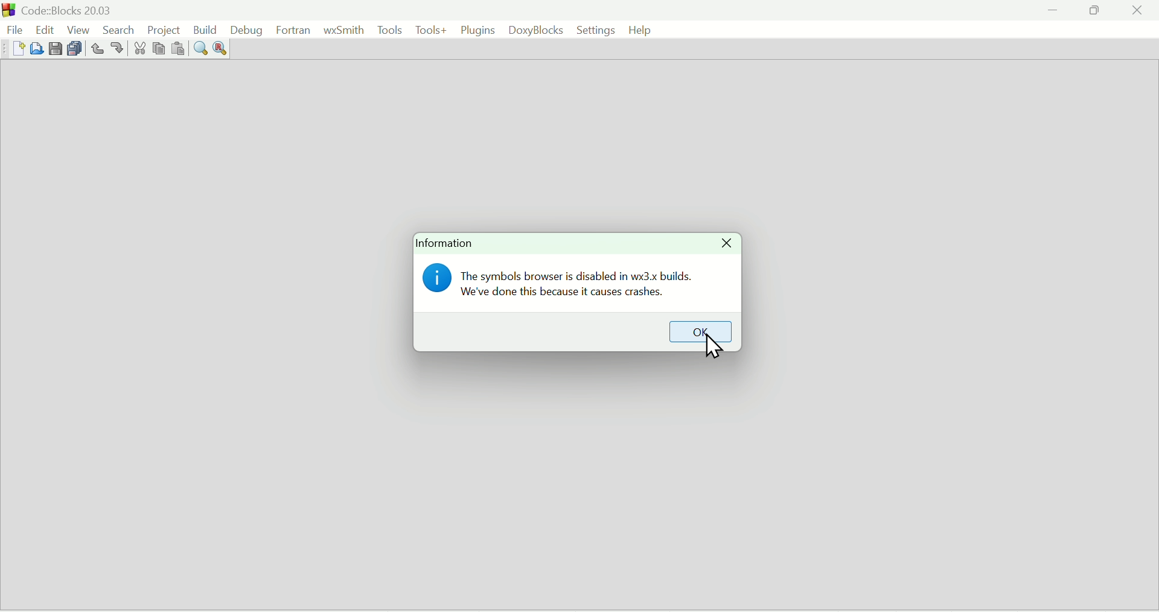 The width and height of the screenshot is (1159, 612). I want to click on Information, so click(447, 244).